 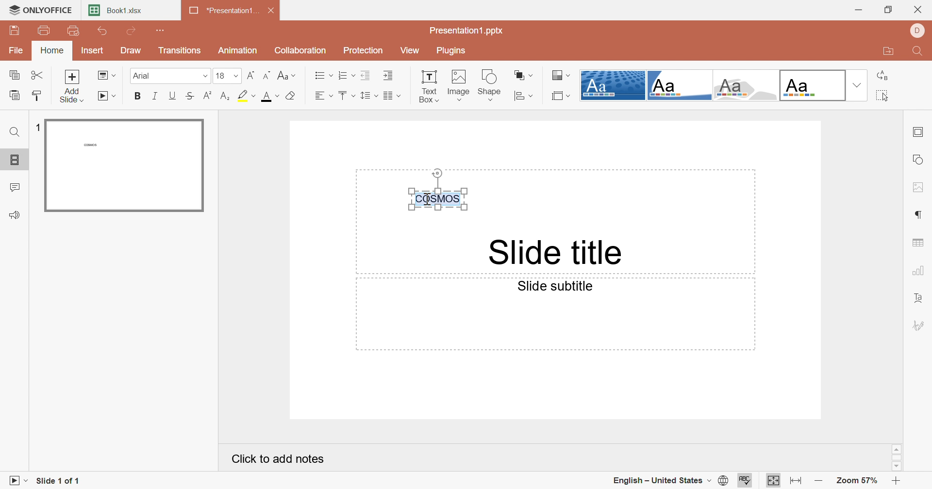 I want to click on Line spacing, so click(x=367, y=96).